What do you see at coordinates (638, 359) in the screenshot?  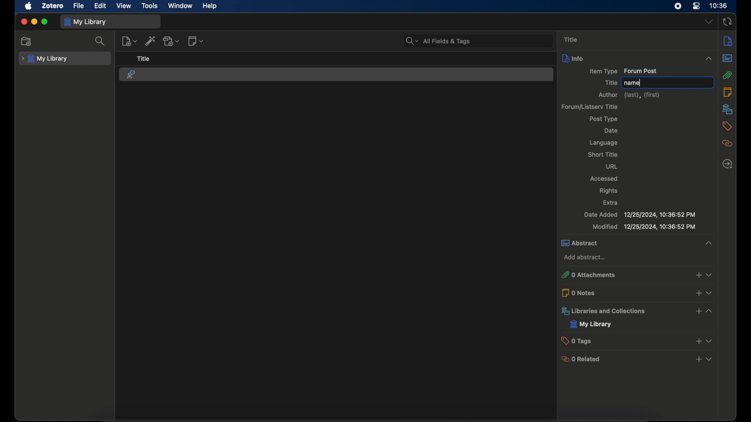 I see `0 related` at bounding box center [638, 359].